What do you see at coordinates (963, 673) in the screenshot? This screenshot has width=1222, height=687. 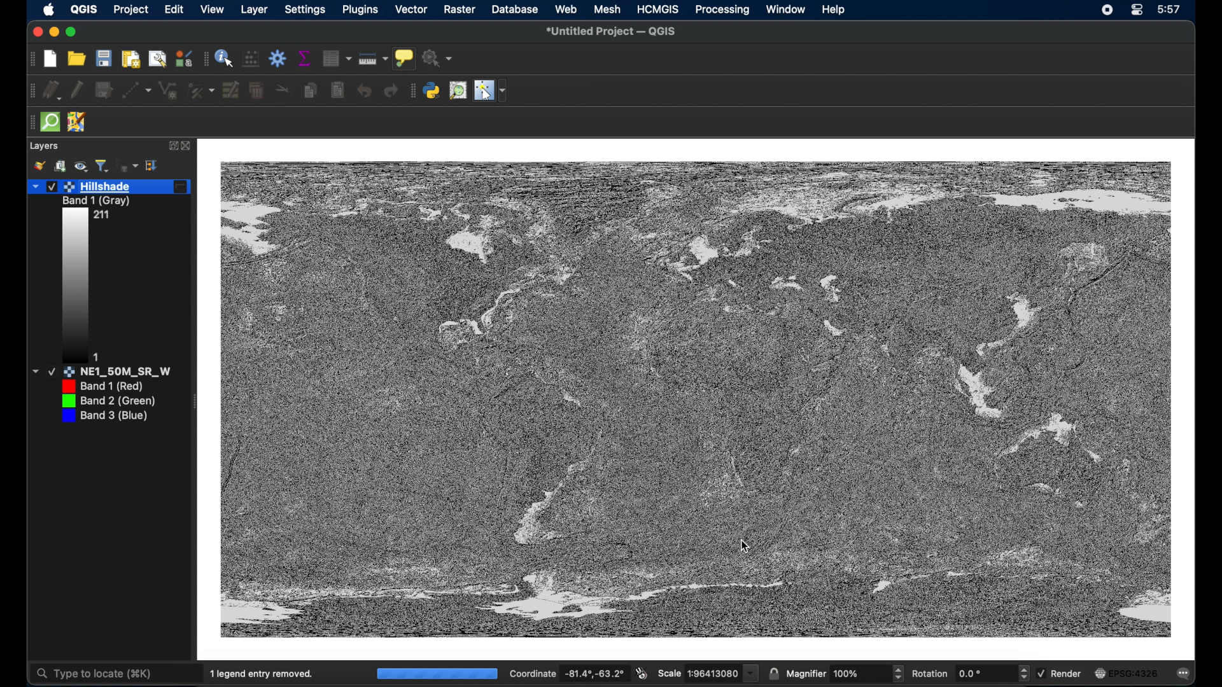 I see `rotation` at bounding box center [963, 673].